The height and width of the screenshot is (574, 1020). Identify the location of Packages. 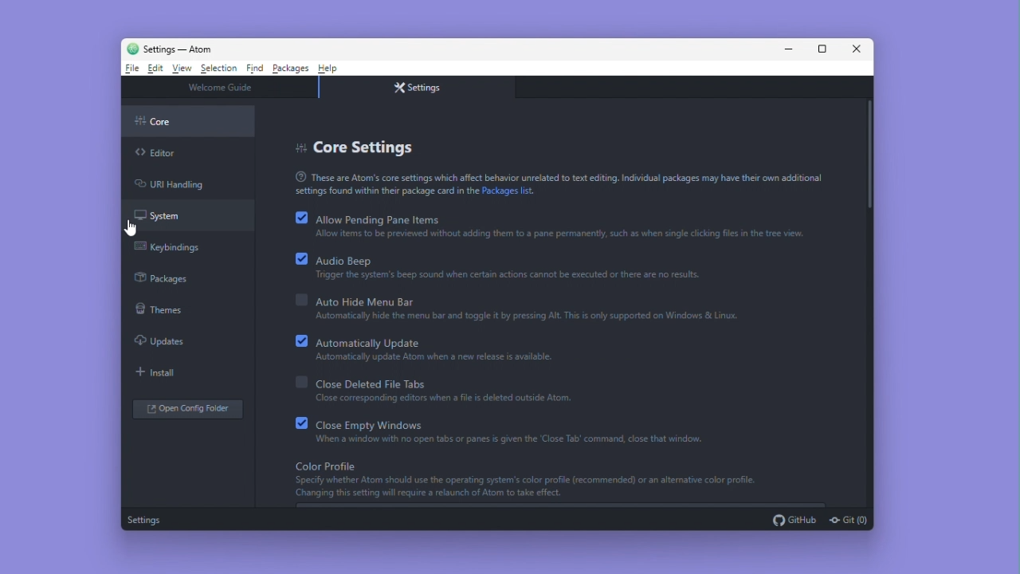
(164, 279).